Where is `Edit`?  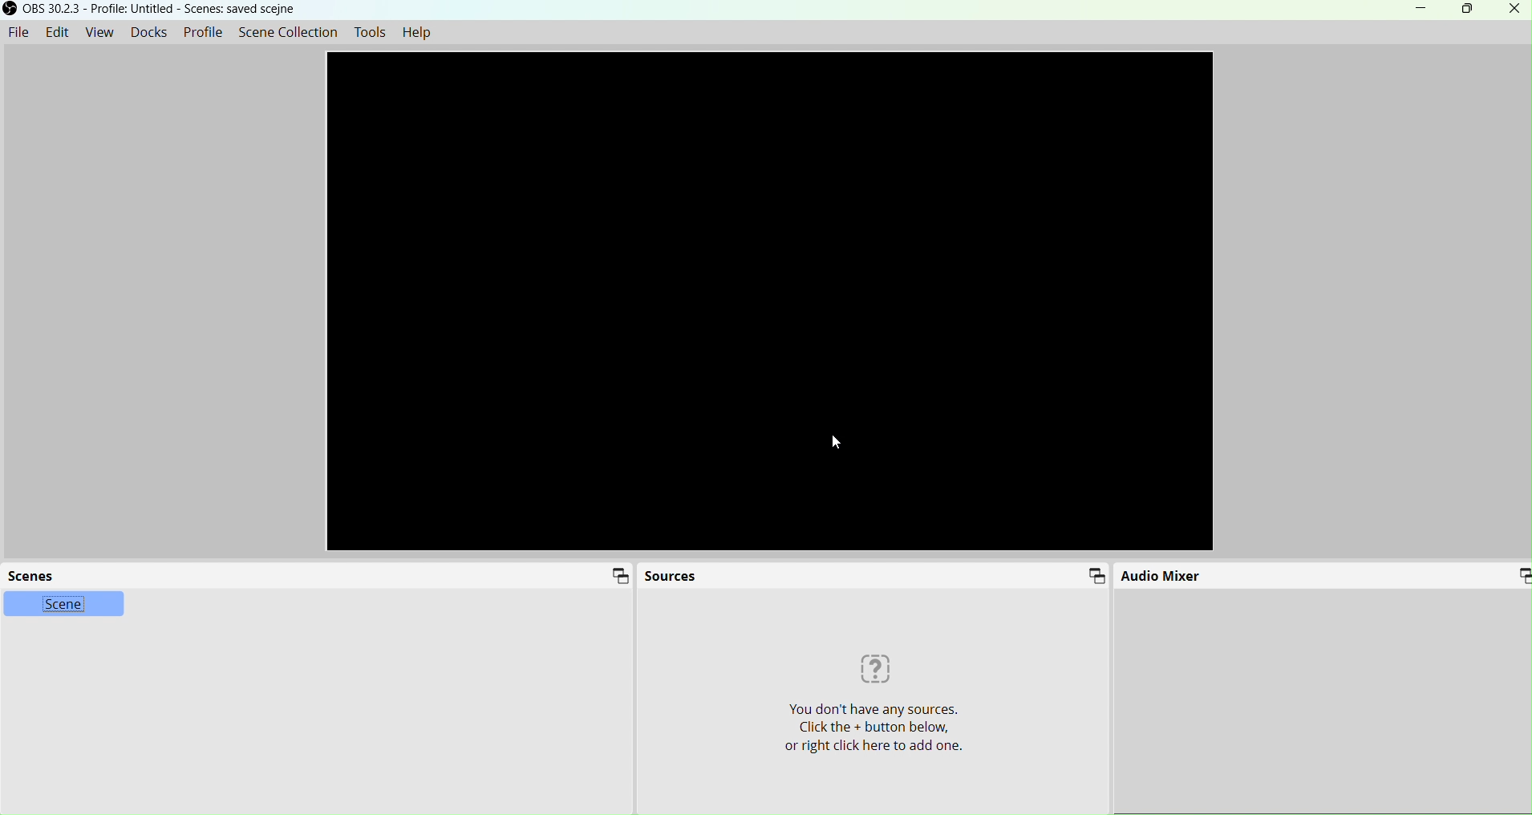 Edit is located at coordinates (57, 31).